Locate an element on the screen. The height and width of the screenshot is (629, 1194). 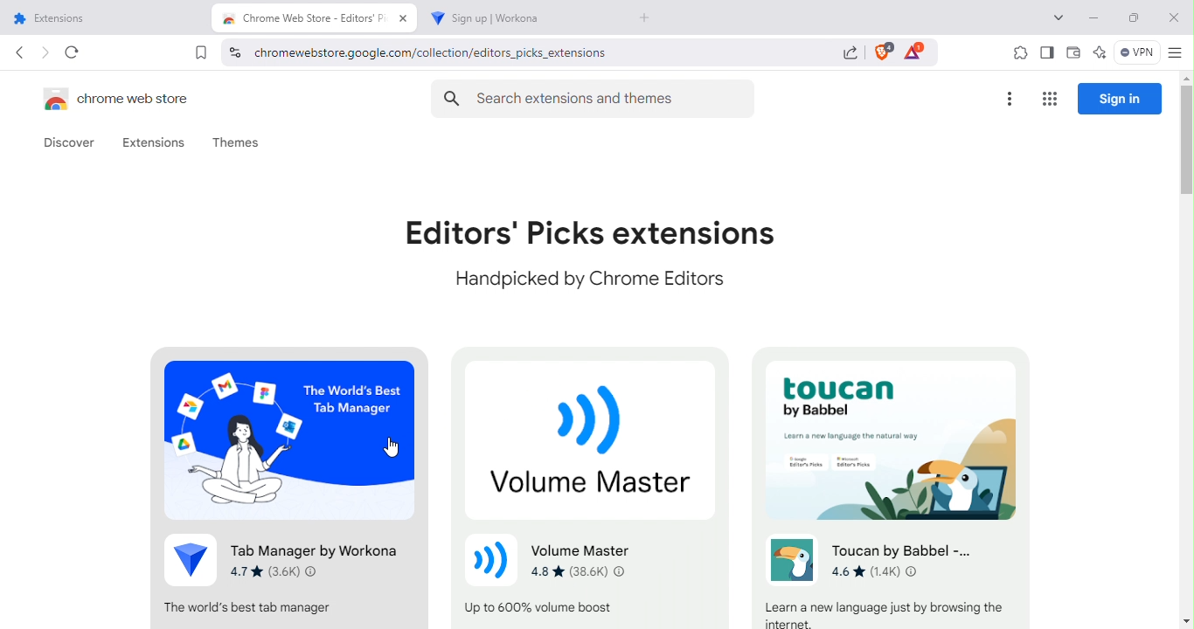
Share this page is located at coordinates (850, 56).